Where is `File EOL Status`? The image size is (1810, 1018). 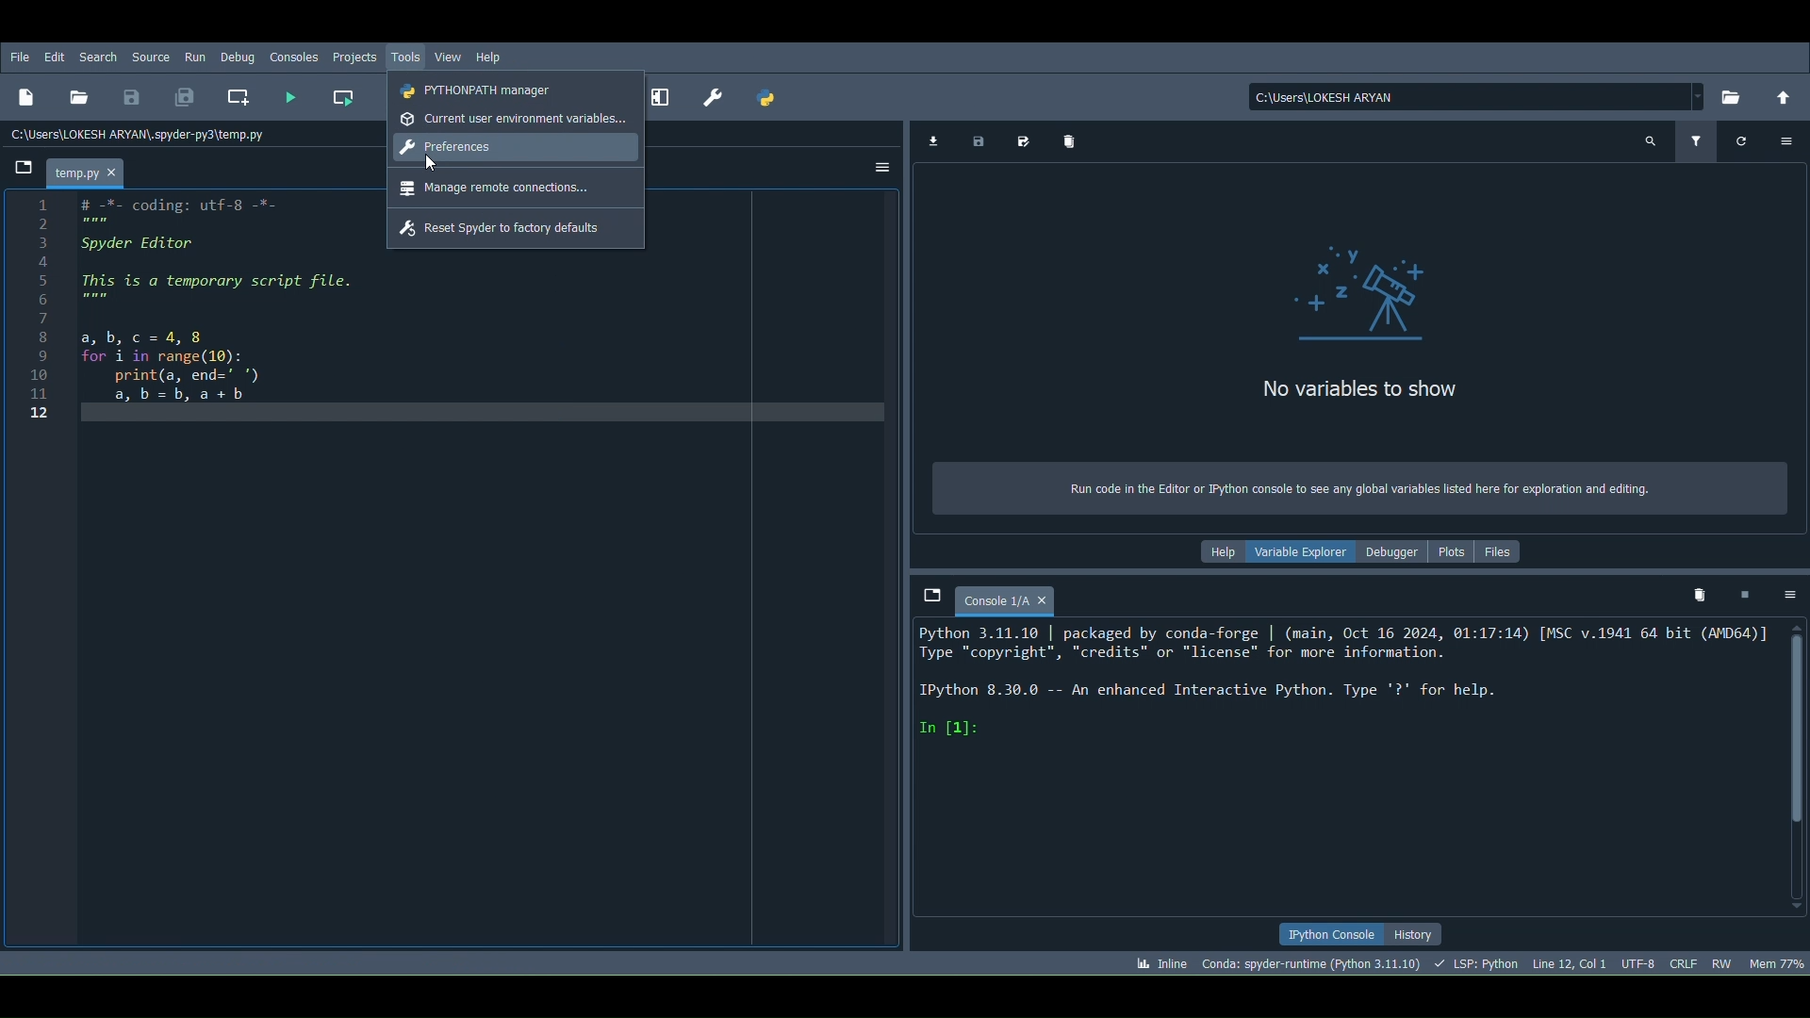 File EOL Status is located at coordinates (1685, 960).